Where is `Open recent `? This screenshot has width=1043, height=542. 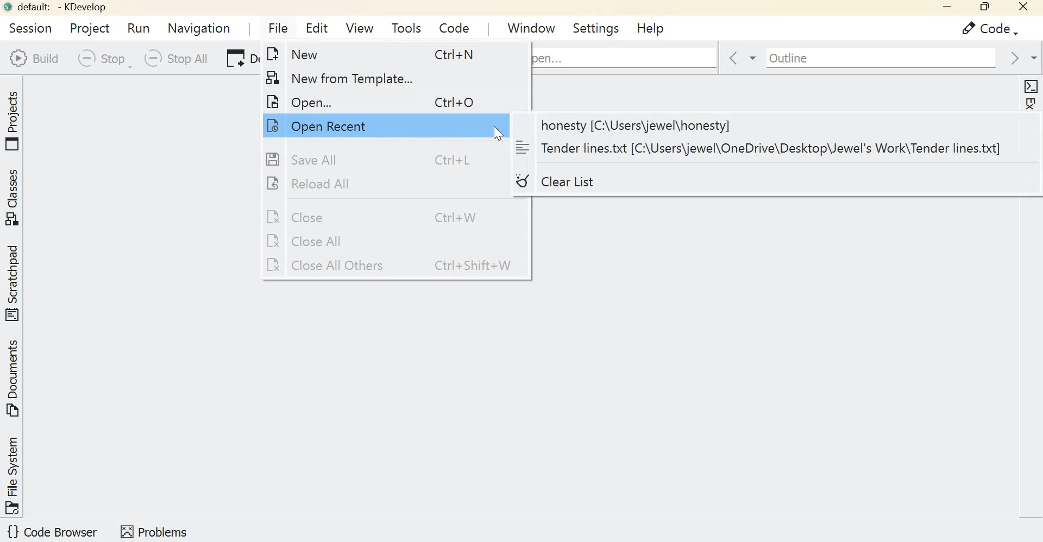 Open recent  is located at coordinates (364, 125).